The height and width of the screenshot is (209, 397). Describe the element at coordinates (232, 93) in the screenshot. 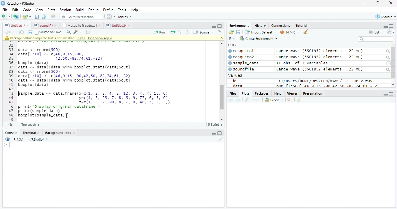

I see `Files` at that location.